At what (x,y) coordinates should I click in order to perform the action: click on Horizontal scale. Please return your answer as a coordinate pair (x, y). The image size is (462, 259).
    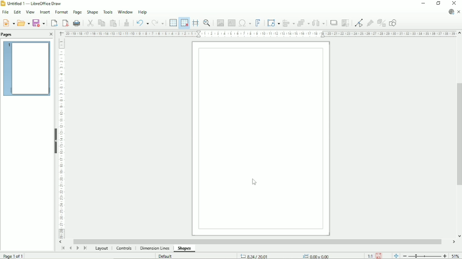
    Looking at the image, I should click on (259, 34).